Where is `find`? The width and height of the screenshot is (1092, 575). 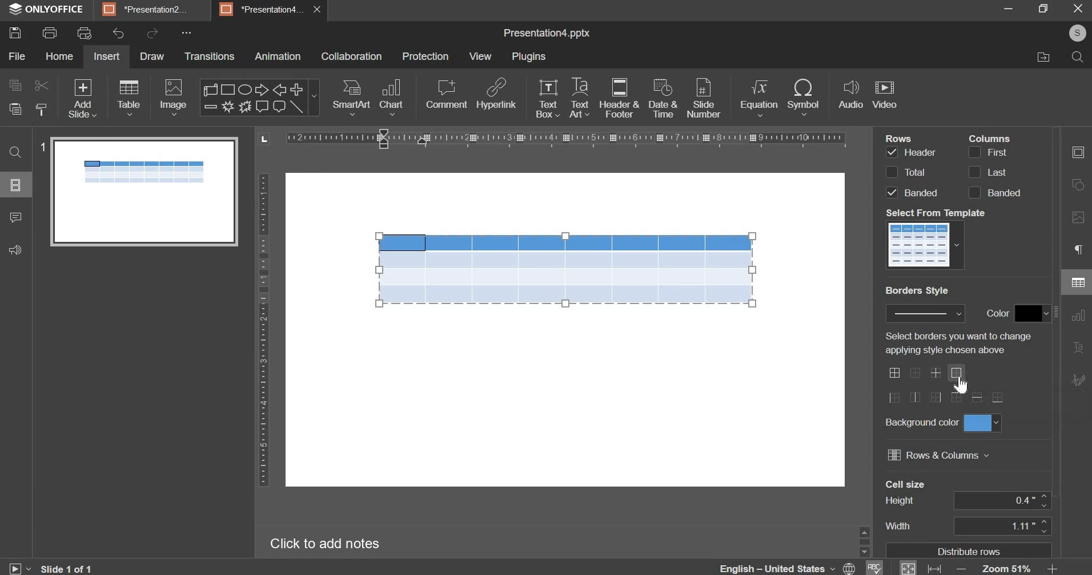
find is located at coordinates (17, 152).